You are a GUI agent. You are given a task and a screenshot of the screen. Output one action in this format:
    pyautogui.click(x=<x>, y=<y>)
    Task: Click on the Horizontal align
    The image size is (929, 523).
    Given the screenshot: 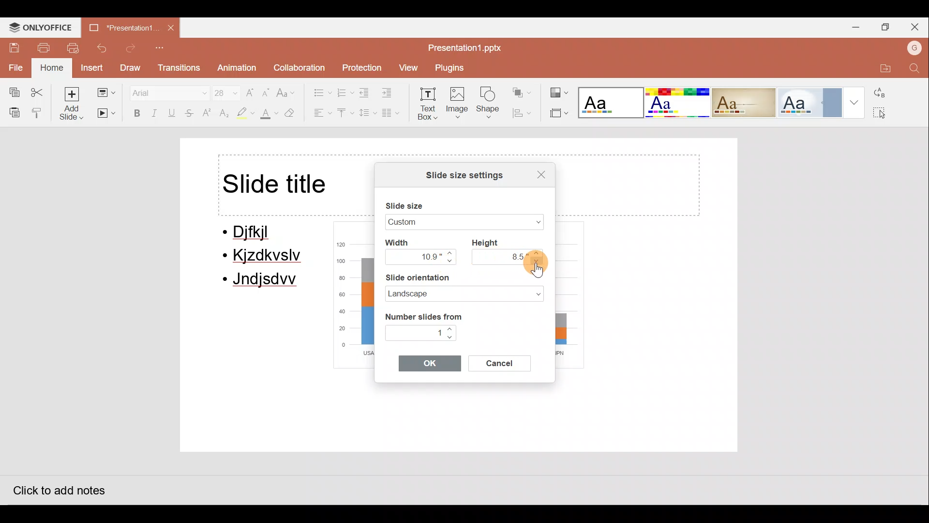 What is the action you would take?
    pyautogui.click(x=320, y=114)
    